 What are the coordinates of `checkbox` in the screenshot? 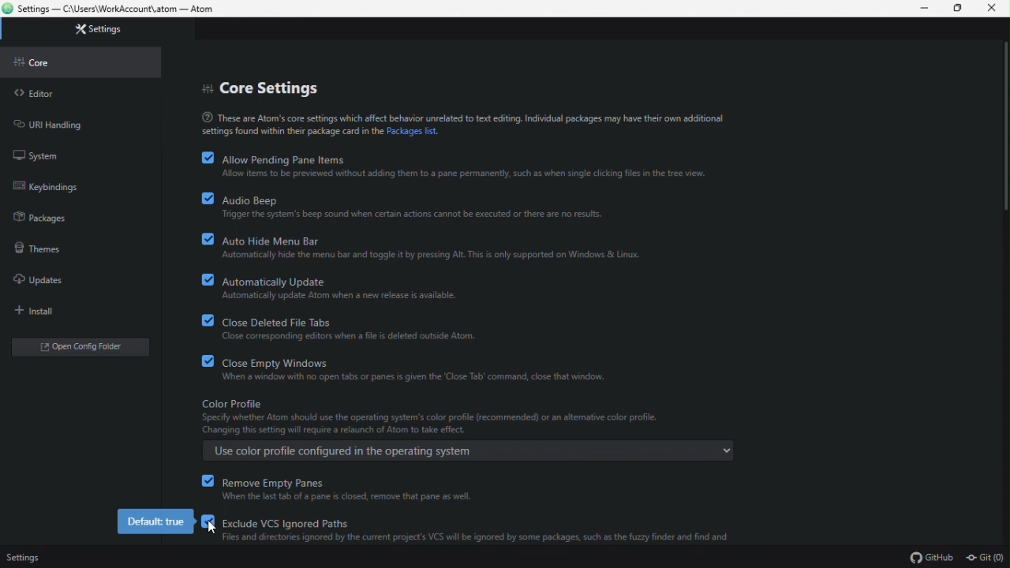 It's located at (208, 159).